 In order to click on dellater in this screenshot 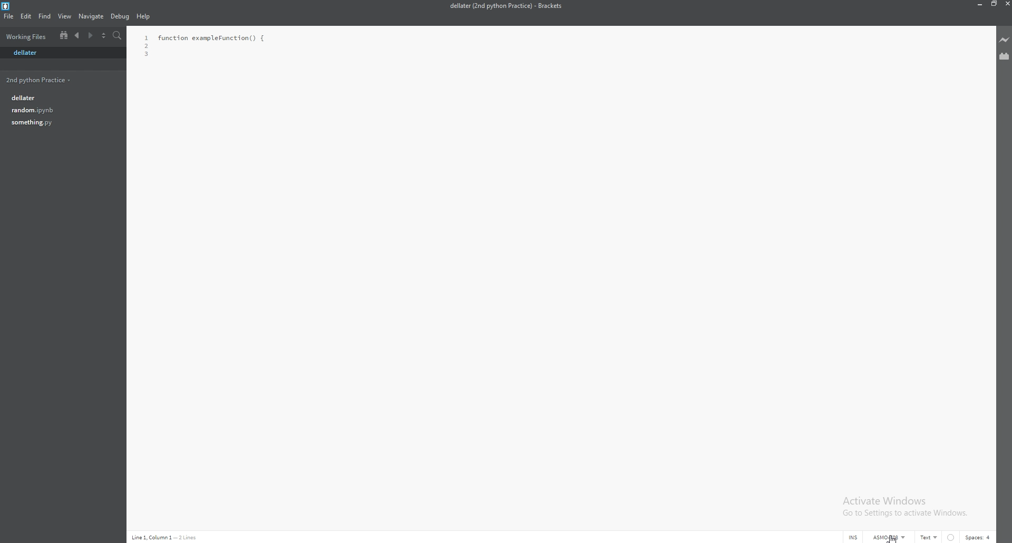, I will do `click(63, 52)`.